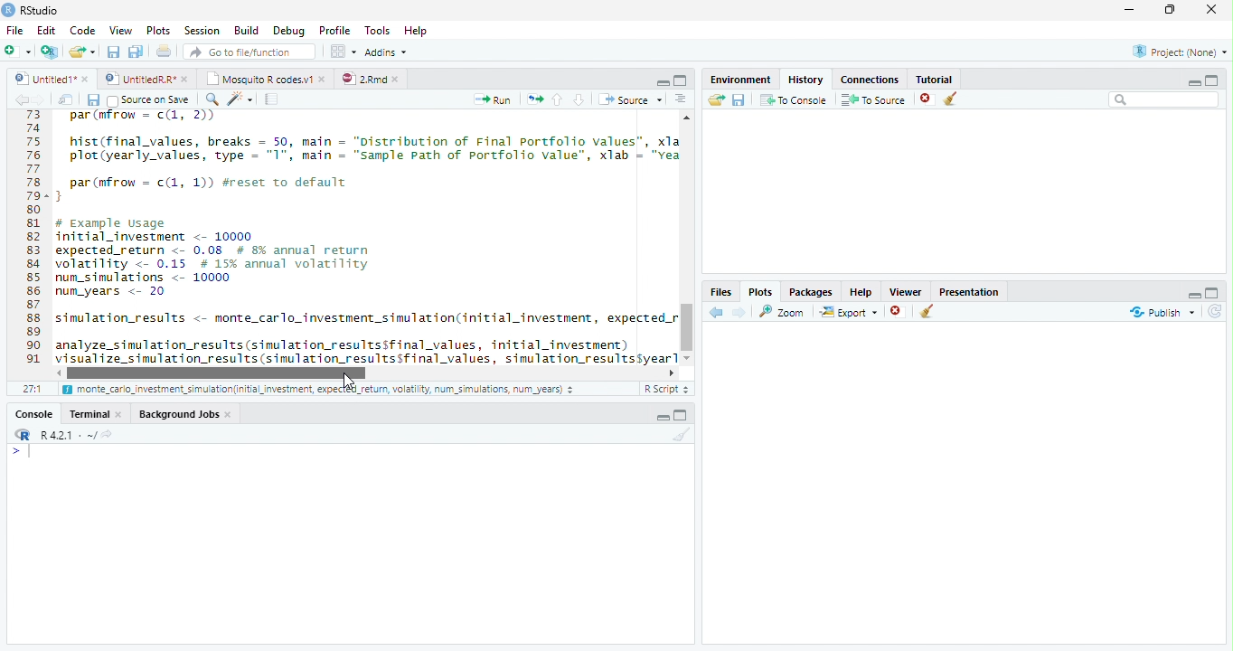 This screenshot has height=651, width=1233. Describe the element at coordinates (31, 10) in the screenshot. I see `RStudio` at that location.